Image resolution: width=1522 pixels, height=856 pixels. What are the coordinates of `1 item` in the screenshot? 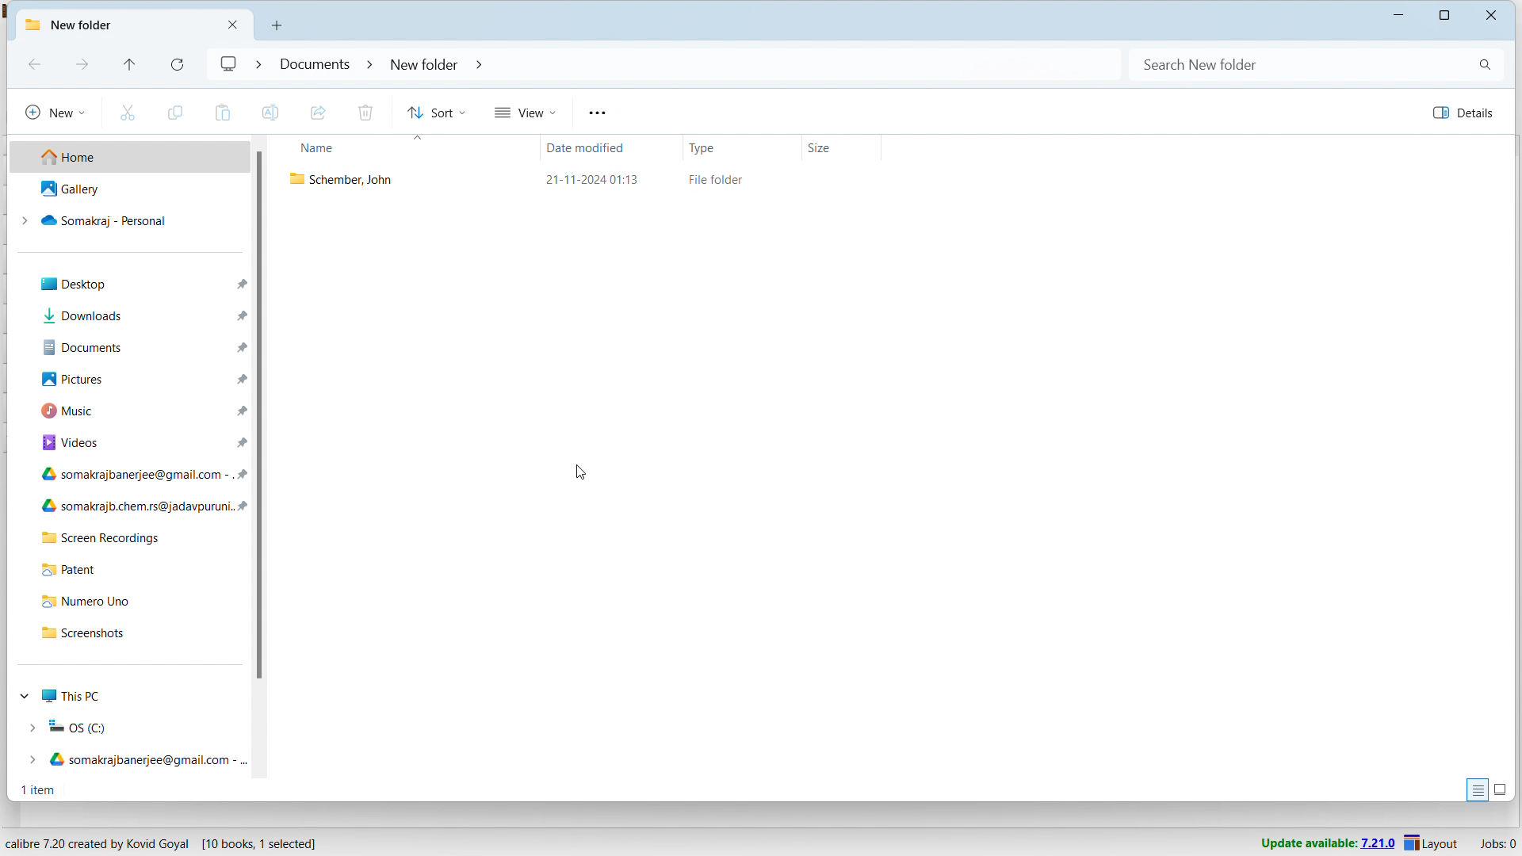 It's located at (44, 792).